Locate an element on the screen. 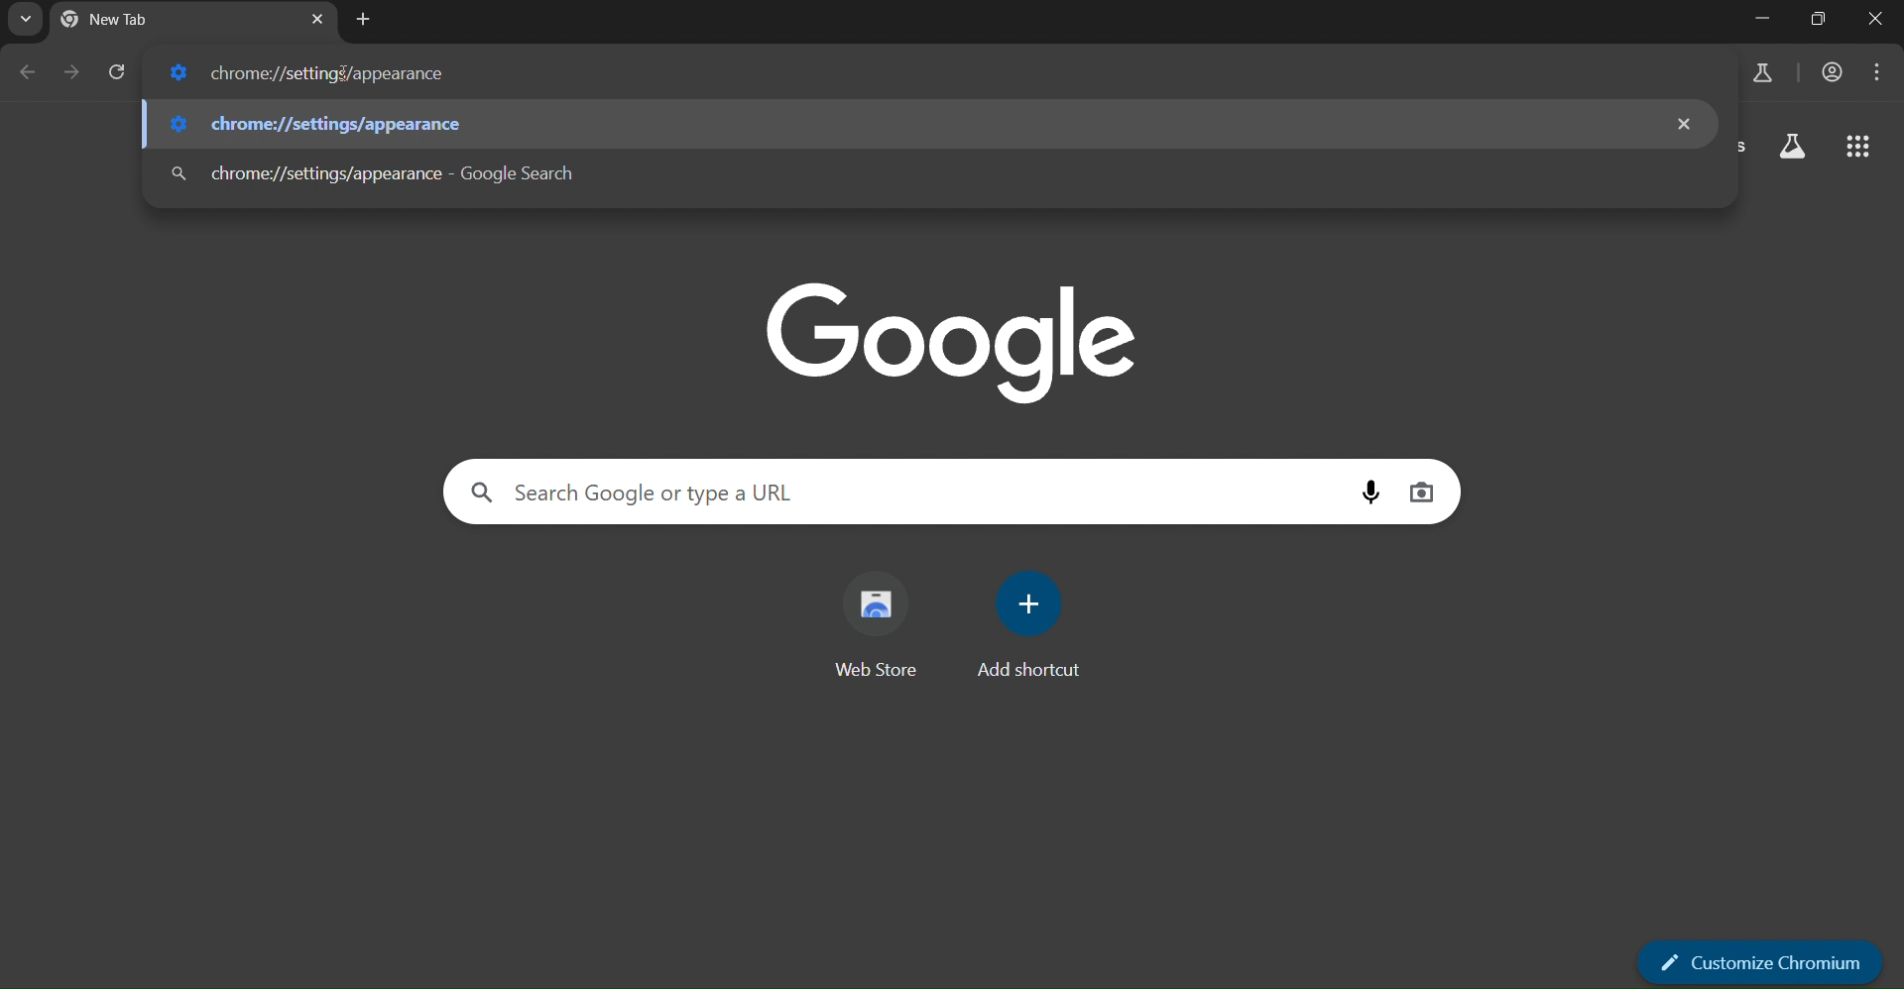 The width and height of the screenshot is (1904, 989). google apps is located at coordinates (1860, 147).